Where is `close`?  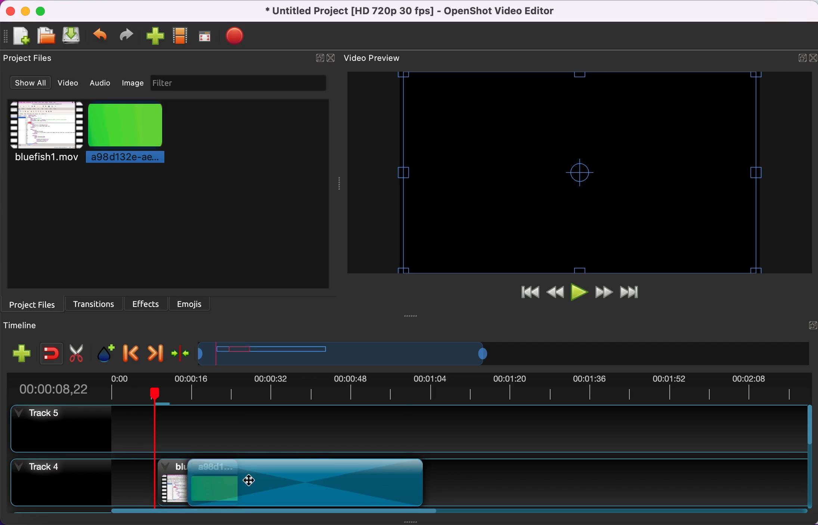
close is located at coordinates (332, 58).